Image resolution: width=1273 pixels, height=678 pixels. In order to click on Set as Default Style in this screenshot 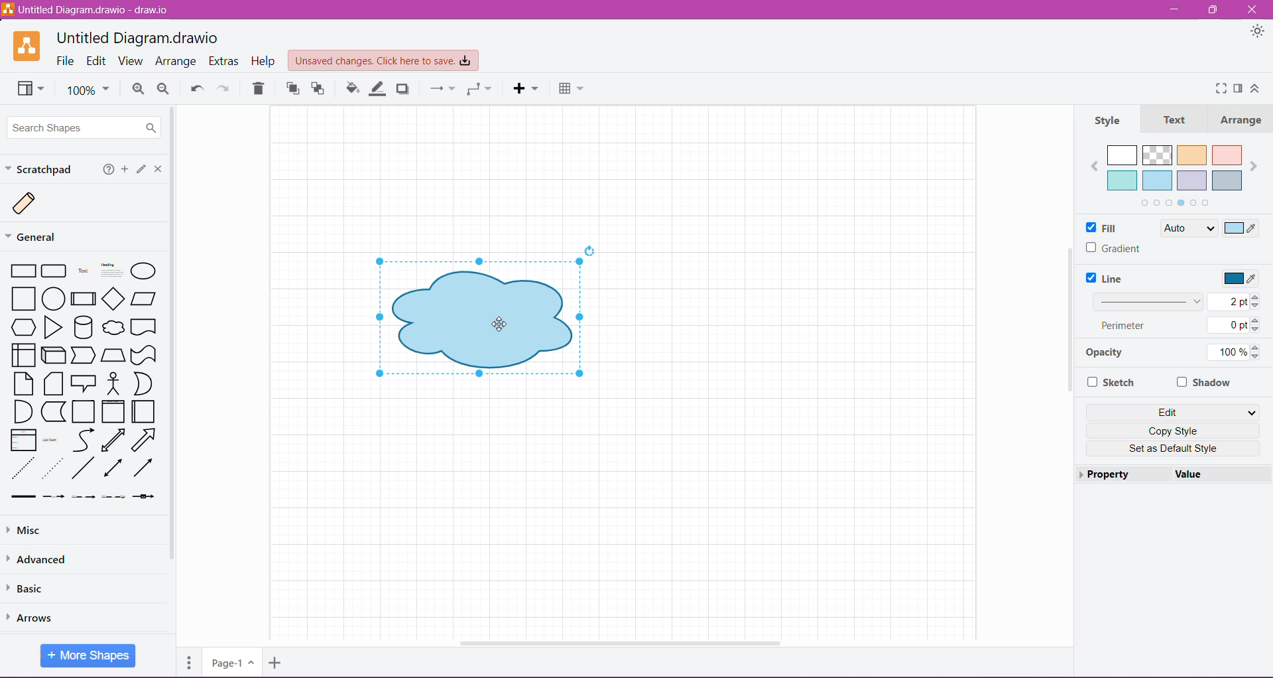, I will do `click(1174, 448)`.